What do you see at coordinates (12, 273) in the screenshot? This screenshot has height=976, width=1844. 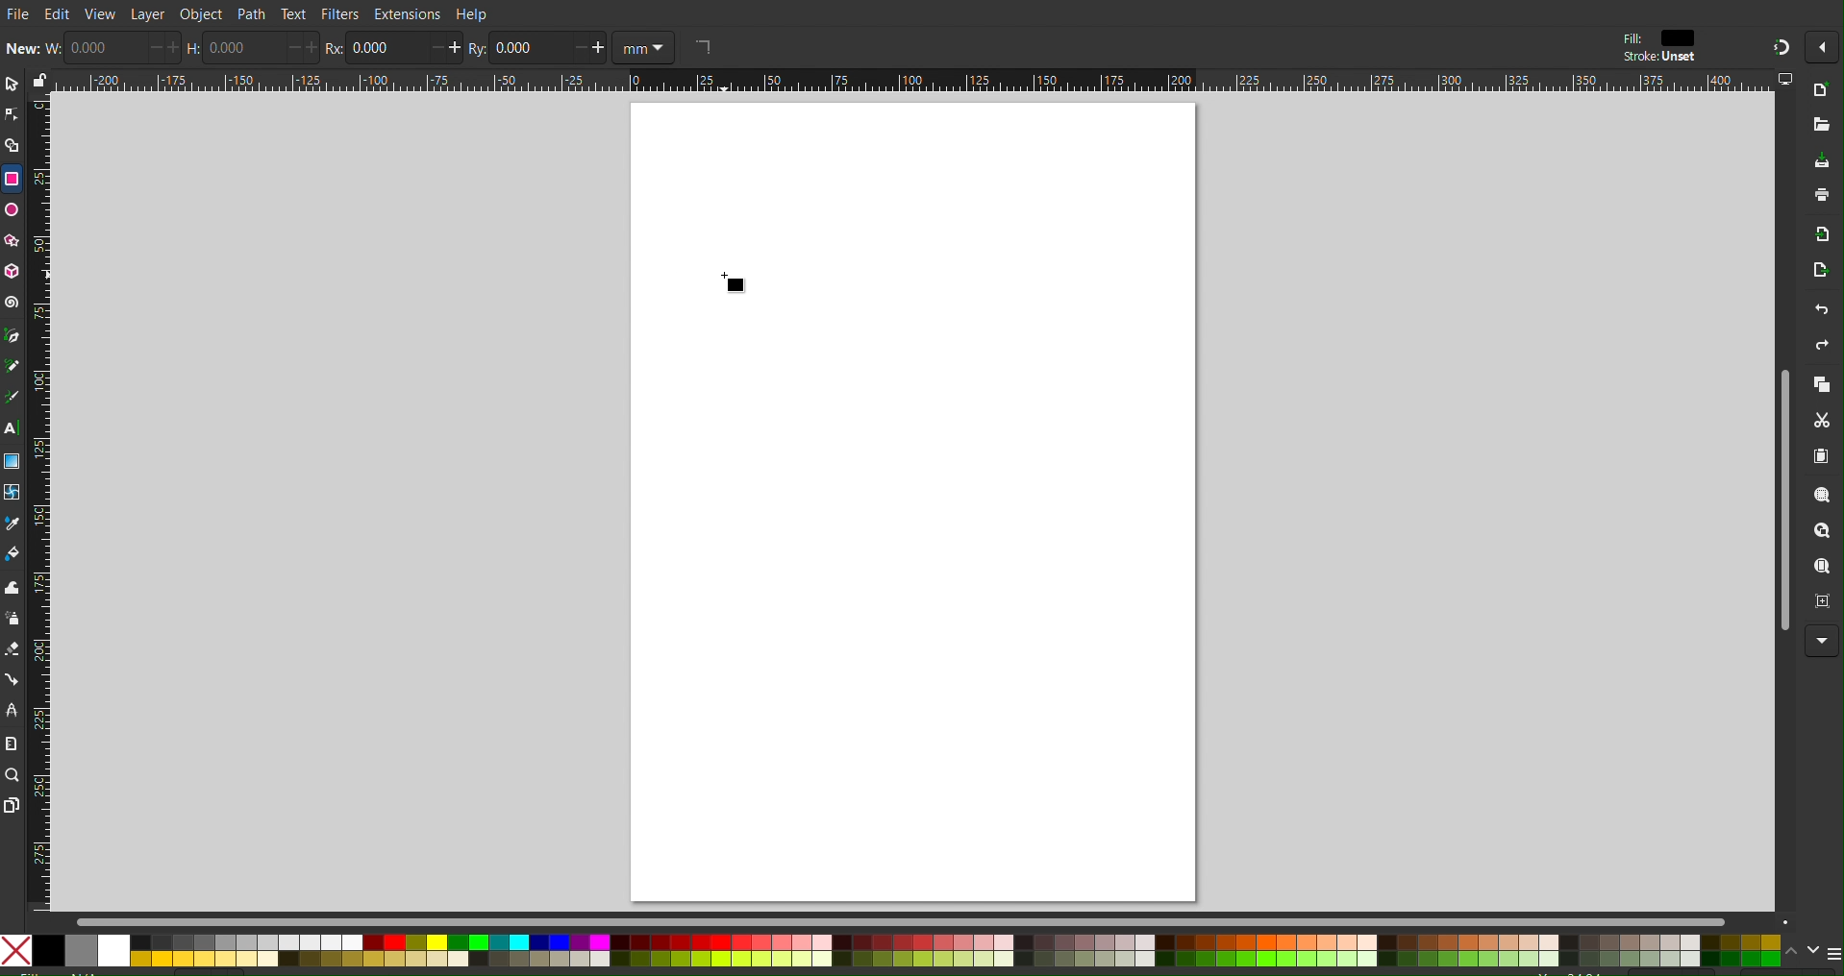 I see `3D Box Tool` at bounding box center [12, 273].